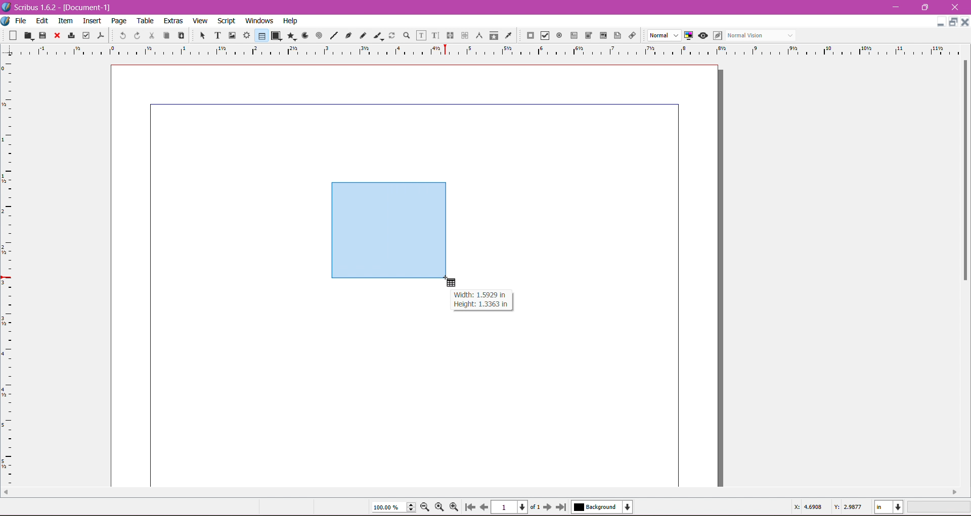 This screenshot has width=971, height=516. What do you see at coordinates (118, 21) in the screenshot?
I see `Page` at bounding box center [118, 21].